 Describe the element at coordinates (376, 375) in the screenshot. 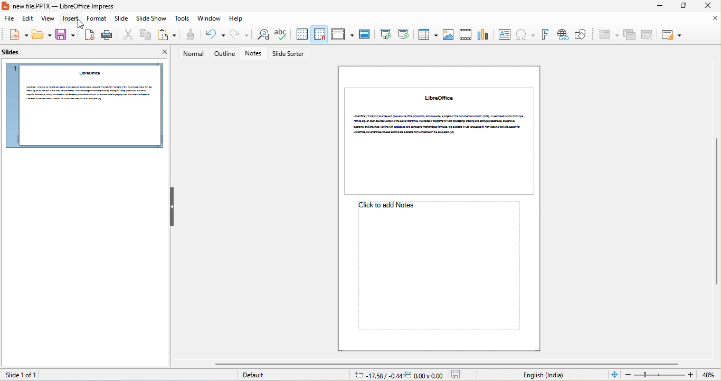

I see `cursor location: -17.58/-0.44` at that location.